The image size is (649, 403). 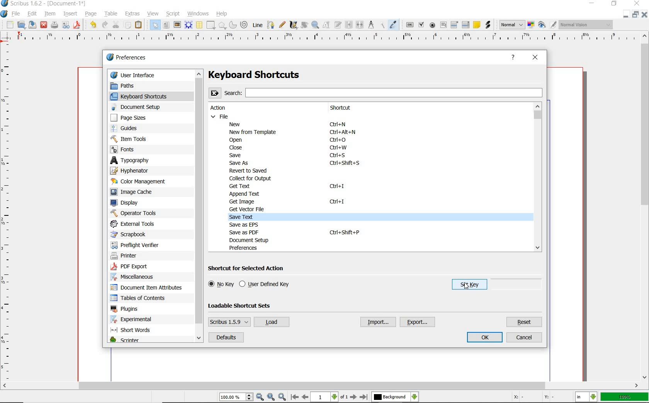 I want to click on image frame, so click(x=177, y=25).